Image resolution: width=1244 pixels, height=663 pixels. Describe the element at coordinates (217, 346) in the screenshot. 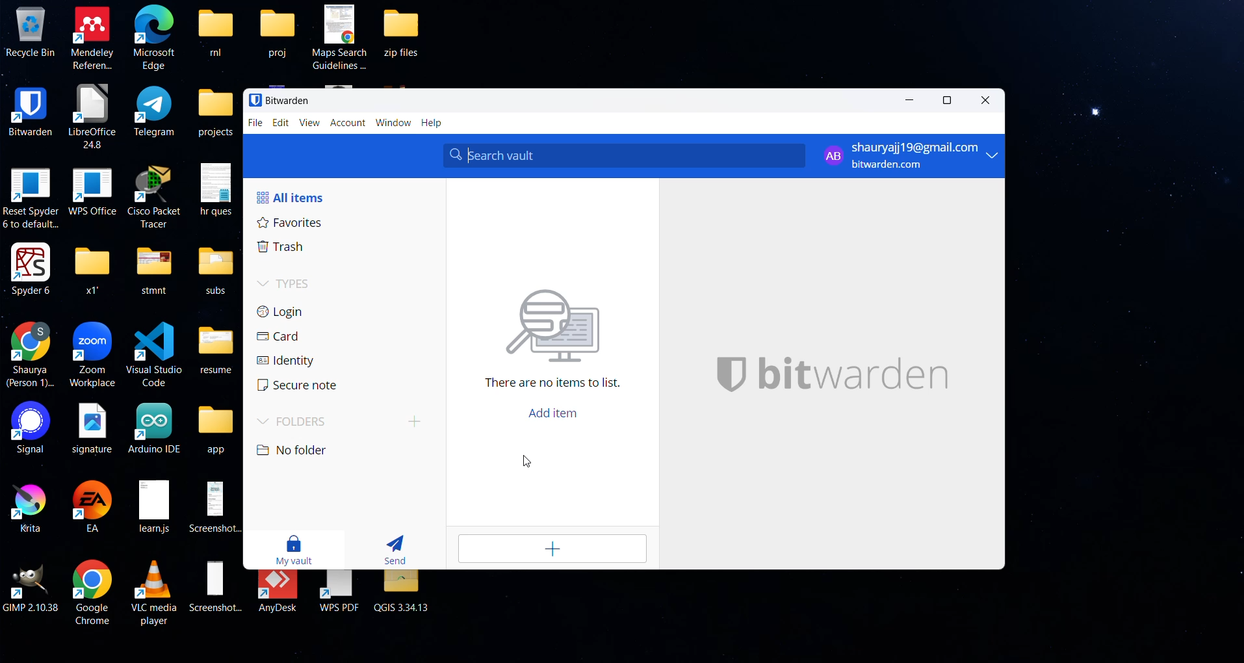

I see `resume` at that location.